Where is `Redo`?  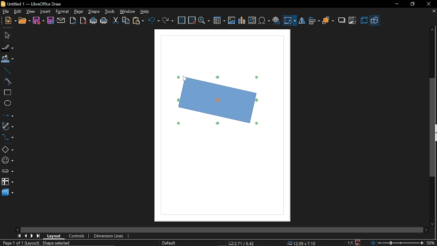
Redo is located at coordinates (167, 20).